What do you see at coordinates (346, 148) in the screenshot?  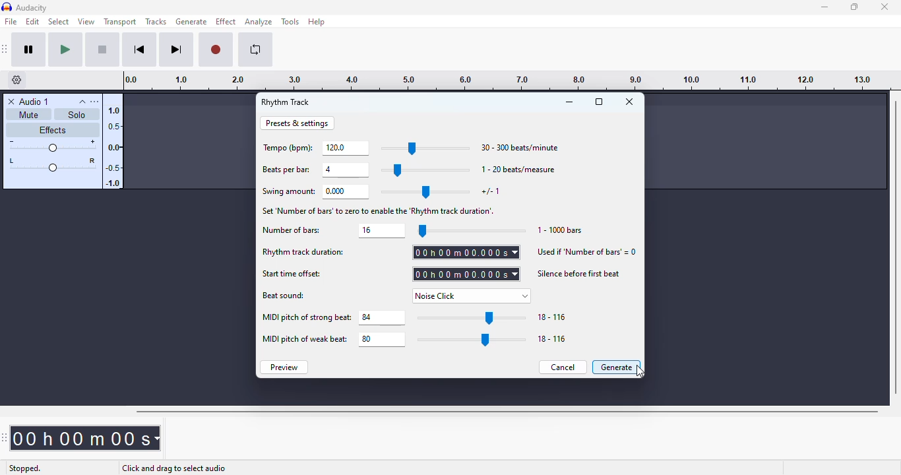 I see `set tempo (bpm)` at bounding box center [346, 148].